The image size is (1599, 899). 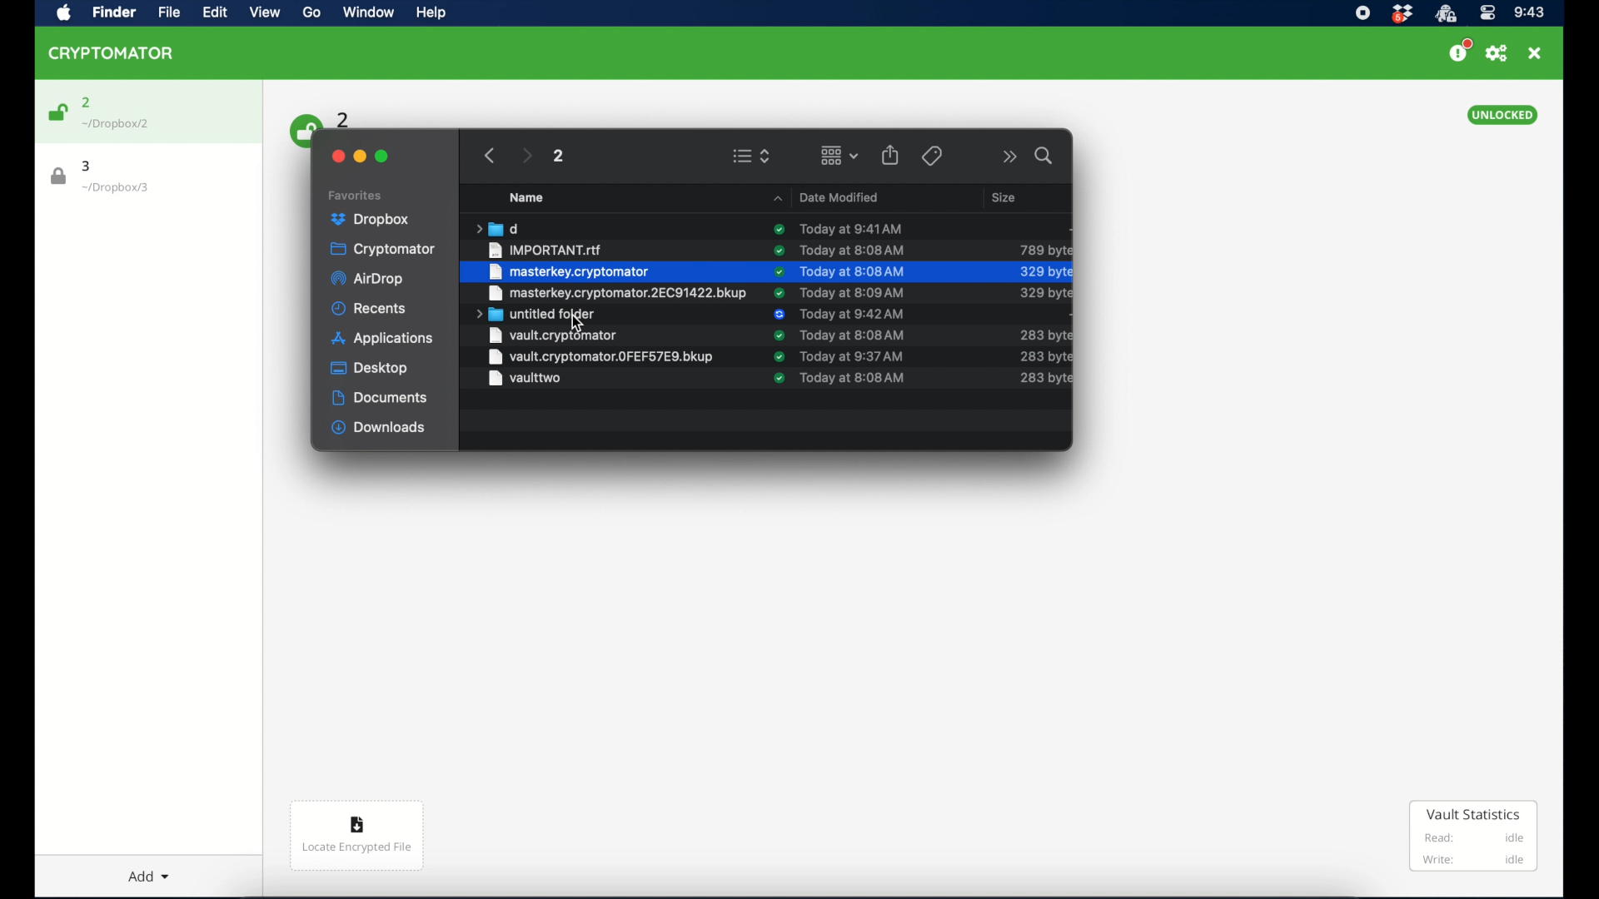 What do you see at coordinates (116, 188) in the screenshot?
I see `location` at bounding box center [116, 188].